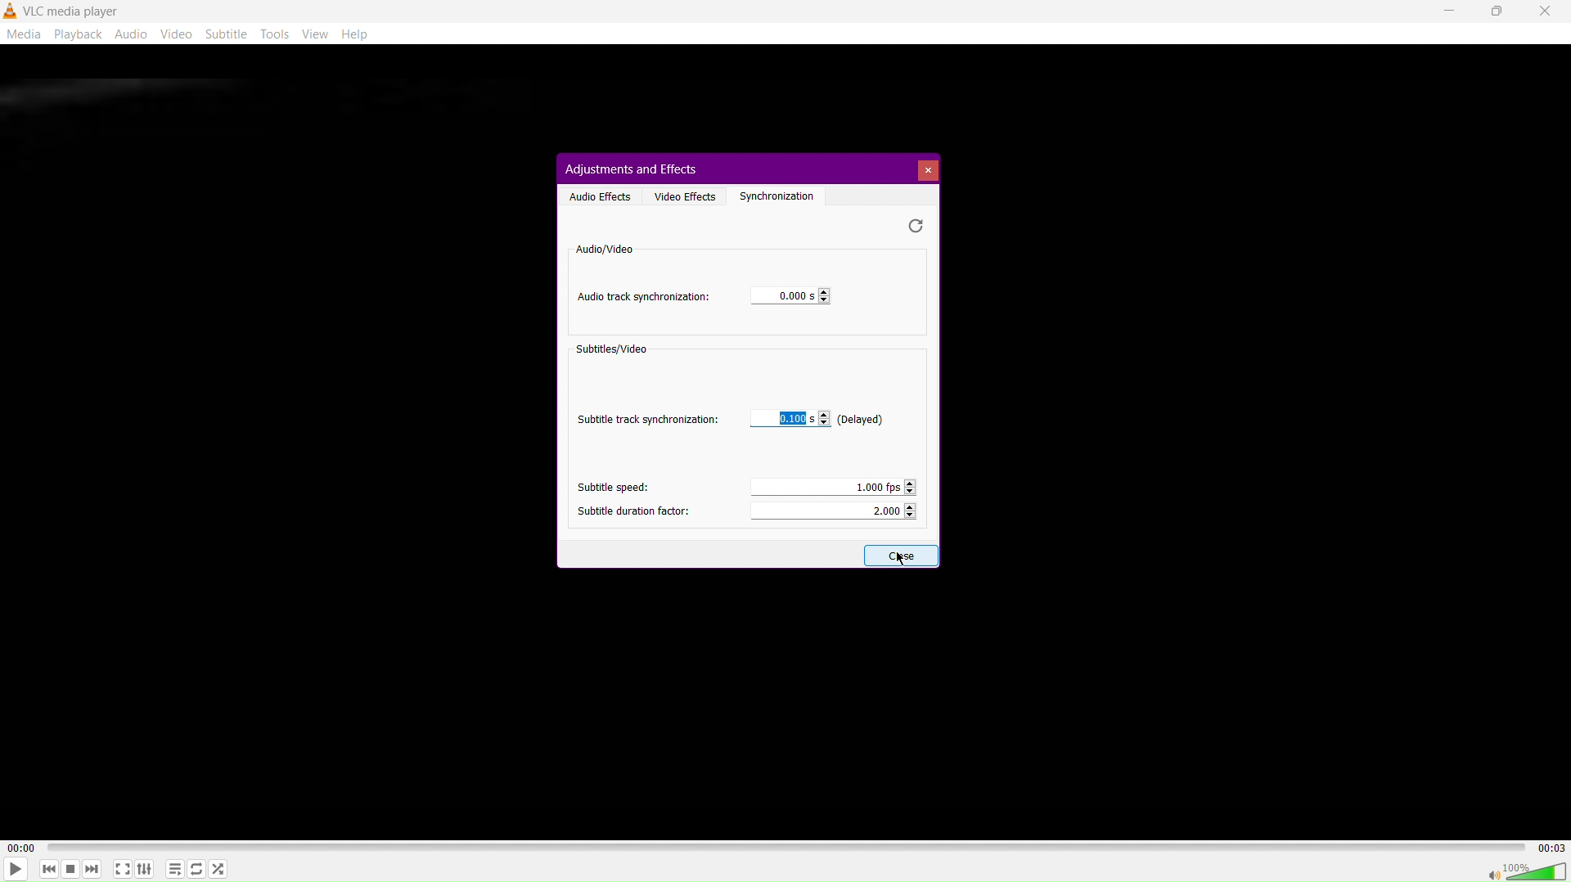 The height and width of the screenshot is (882, 1571). Describe the element at coordinates (46, 870) in the screenshot. I see `skip back` at that location.